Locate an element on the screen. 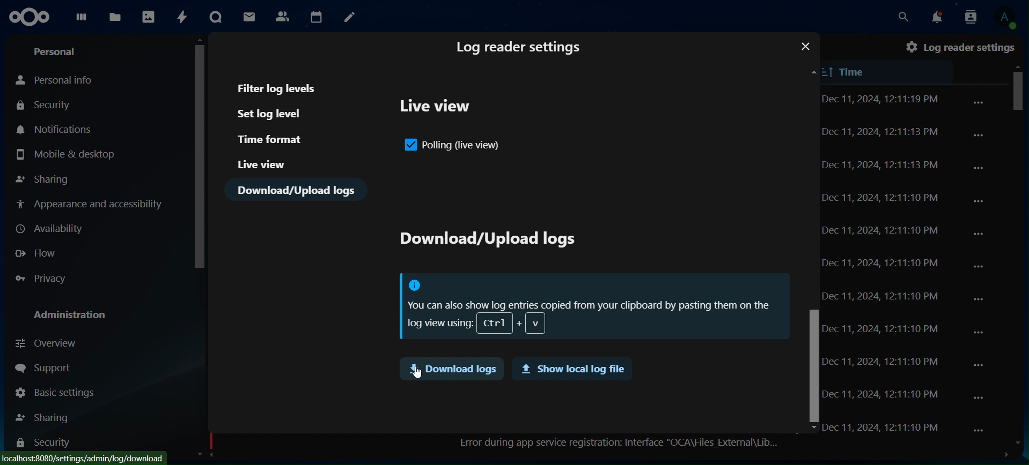 Image resolution: width=1029 pixels, height=465 pixels. log reader settings is located at coordinates (520, 49).